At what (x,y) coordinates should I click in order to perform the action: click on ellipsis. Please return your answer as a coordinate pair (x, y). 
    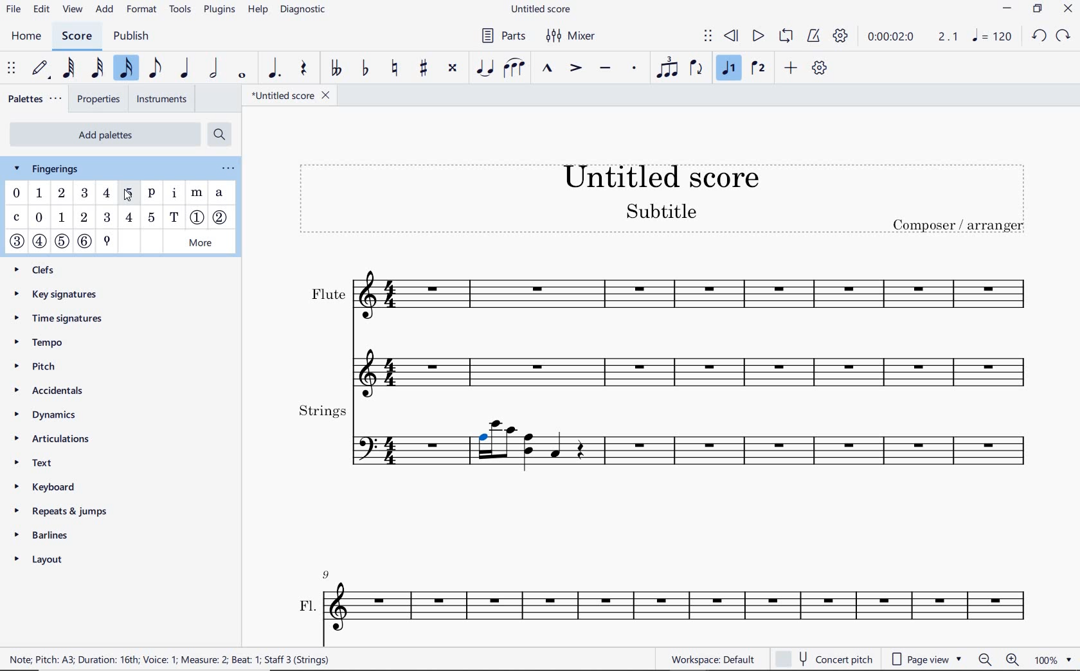
    Looking at the image, I should click on (226, 168).